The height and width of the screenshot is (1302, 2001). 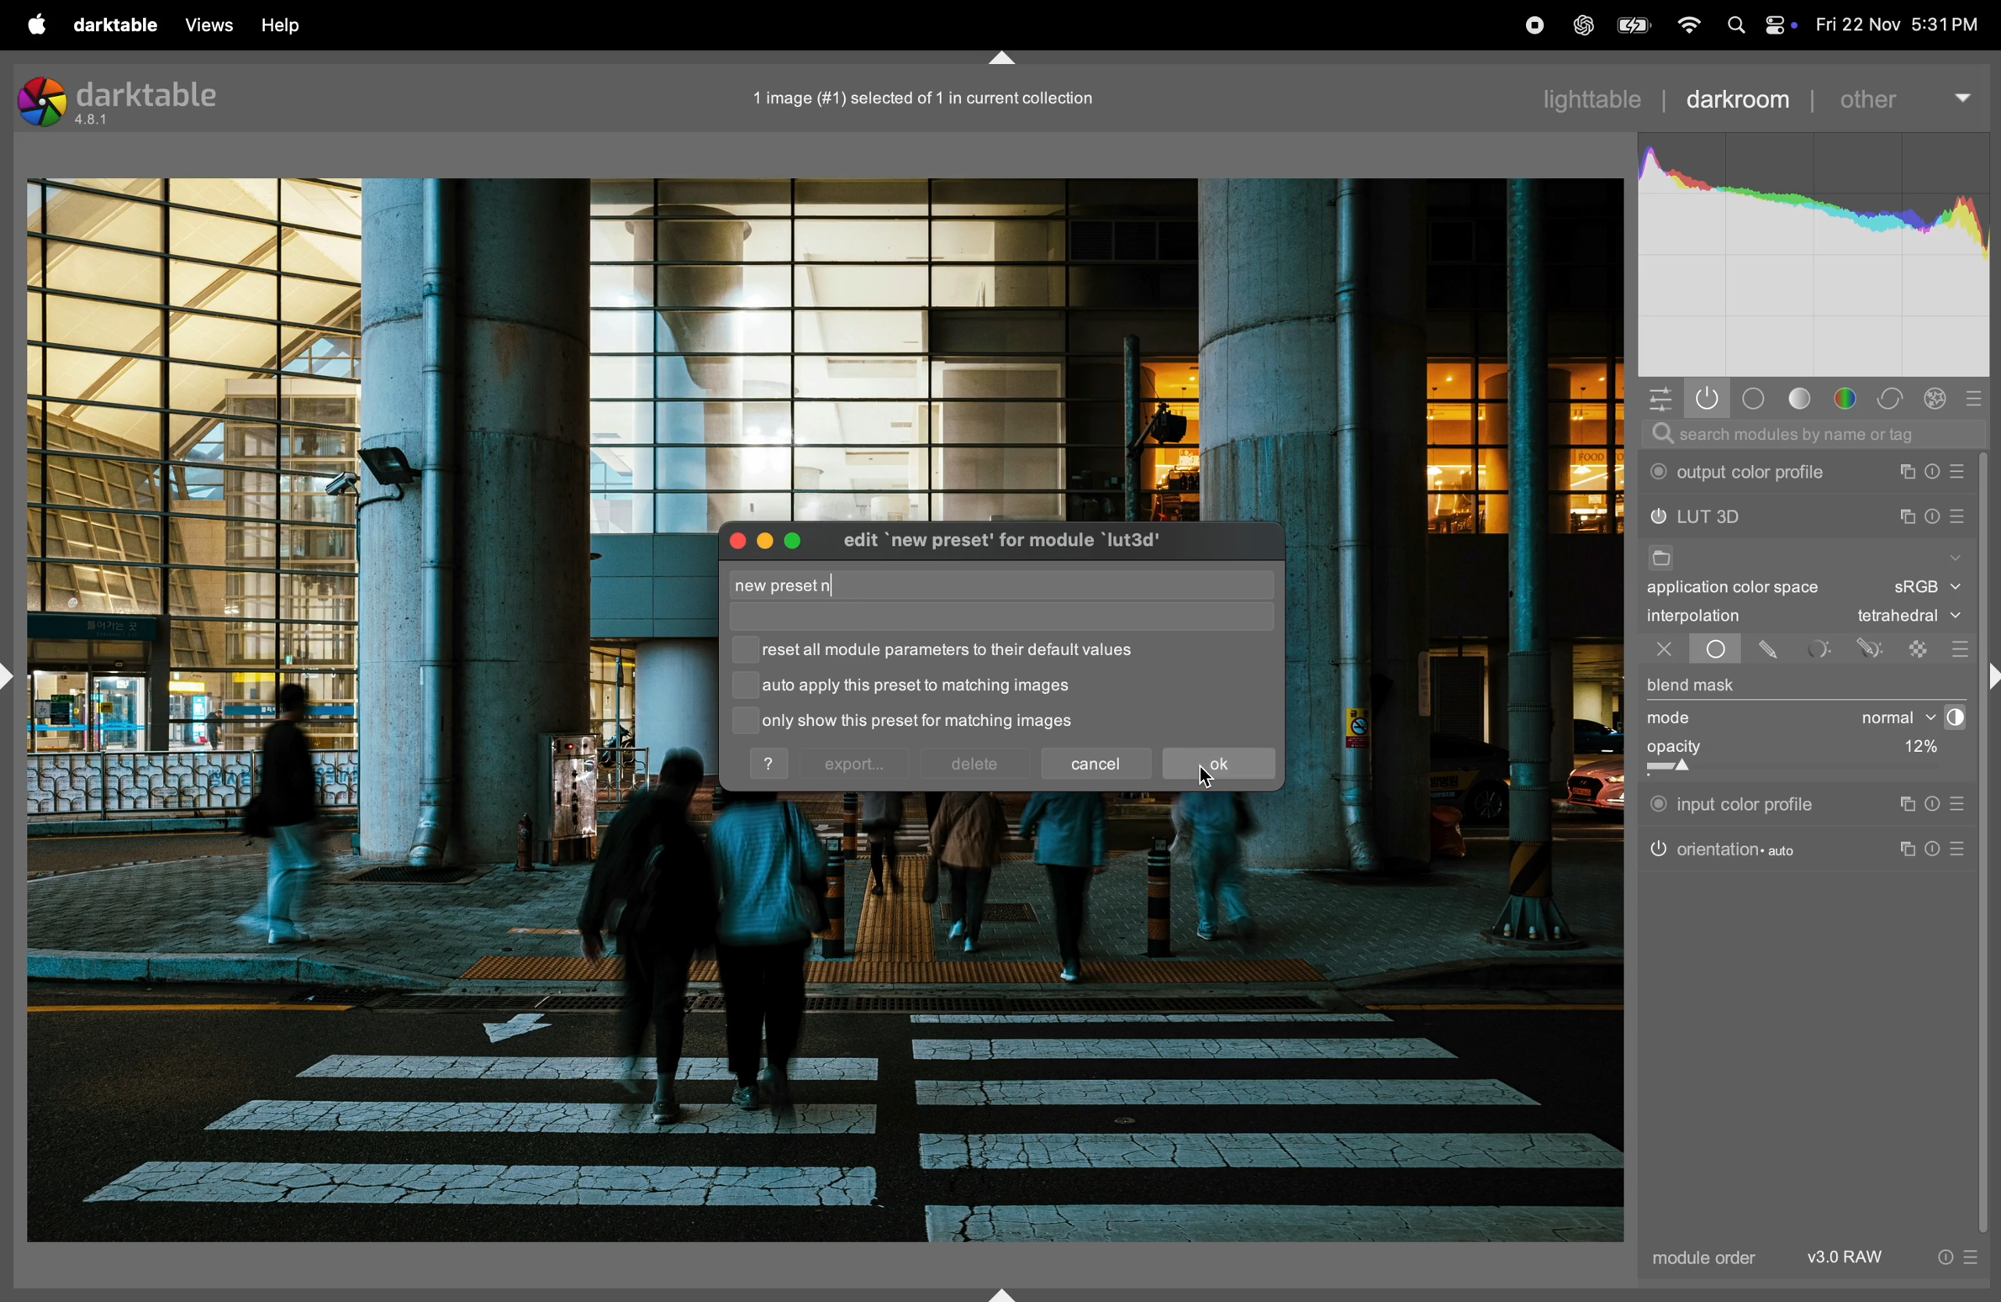 I want to click on quick access panel, so click(x=1656, y=396).